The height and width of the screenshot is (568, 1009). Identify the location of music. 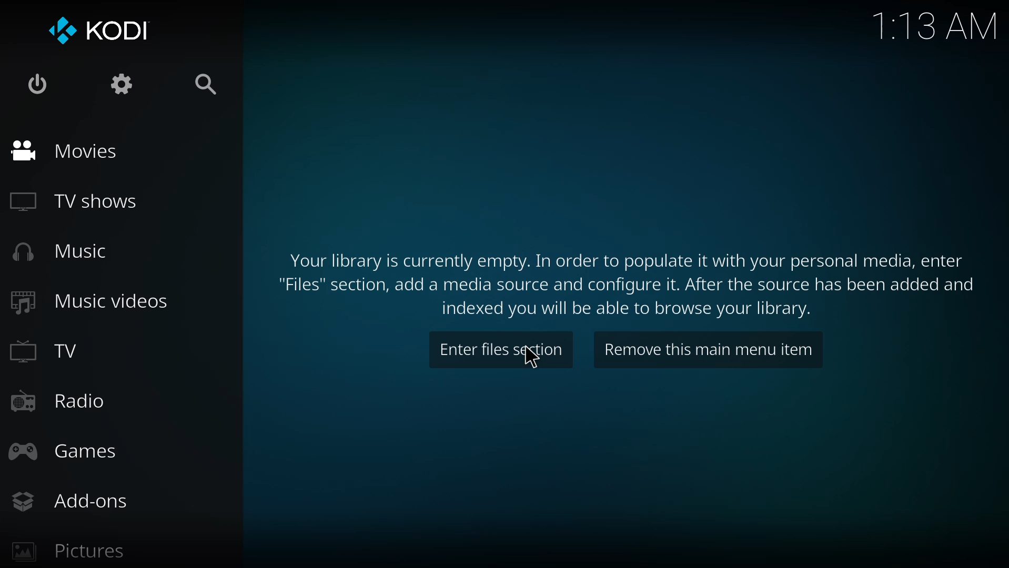
(68, 250).